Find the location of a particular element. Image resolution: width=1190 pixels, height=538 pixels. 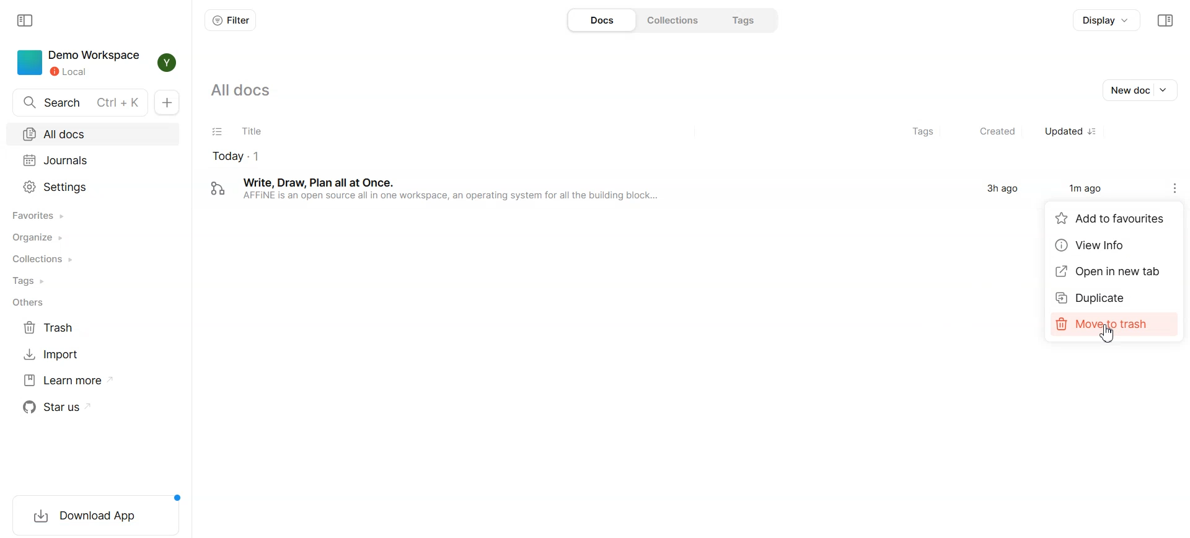

Learn more is located at coordinates (81, 381).